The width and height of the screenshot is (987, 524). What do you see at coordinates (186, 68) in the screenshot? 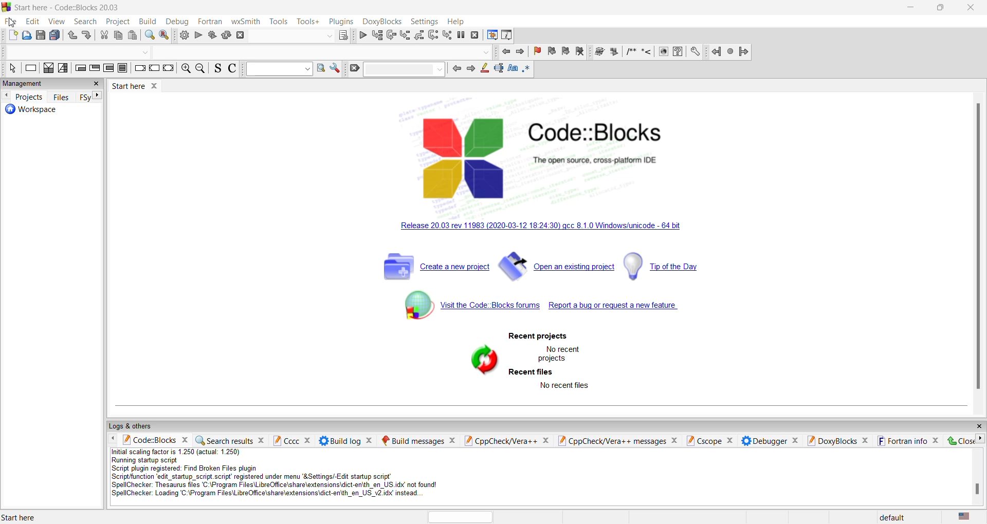
I see `zoom in` at bounding box center [186, 68].